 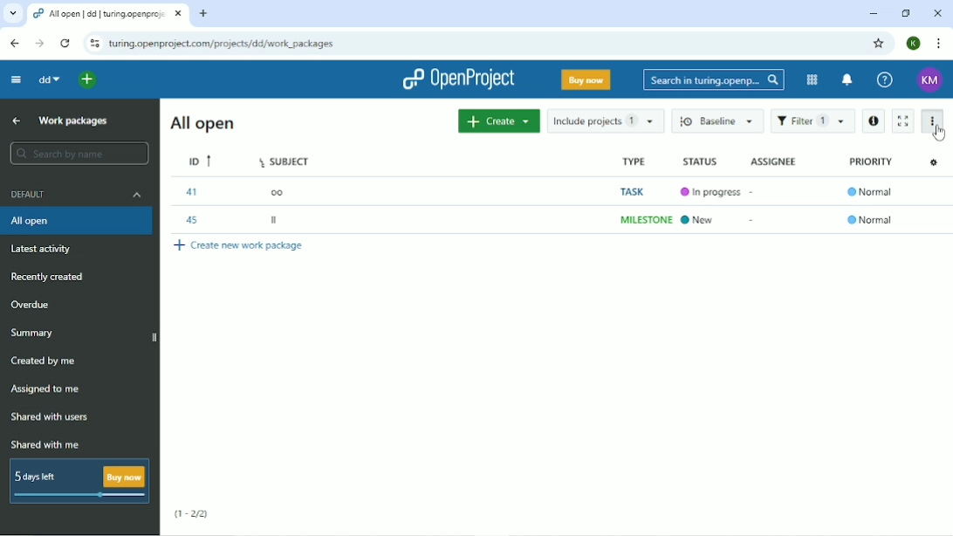 What do you see at coordinates (934, 161) in the screenshot?
I see `Configure view` at bounding box center [934, 161].